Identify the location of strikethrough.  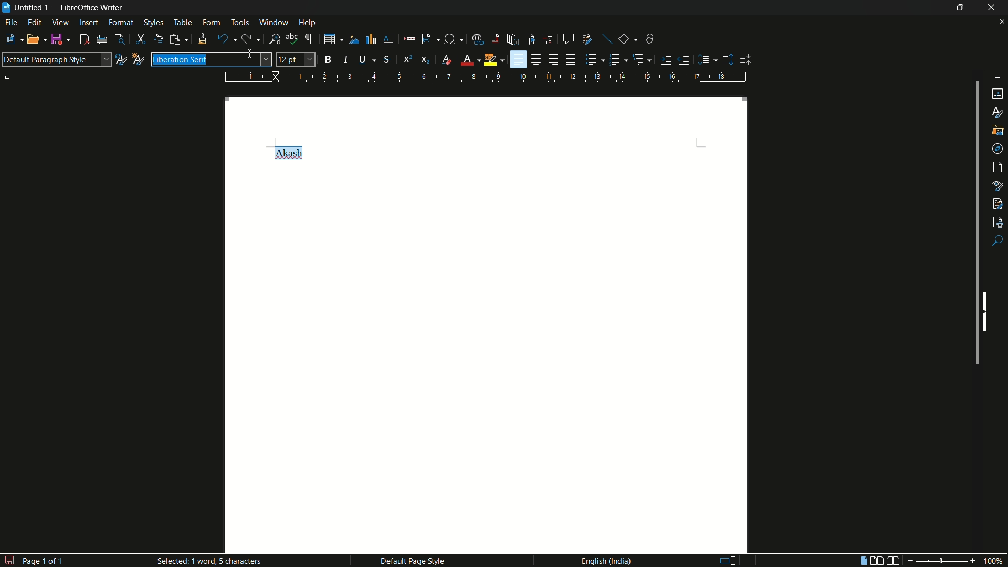
(386, 60).